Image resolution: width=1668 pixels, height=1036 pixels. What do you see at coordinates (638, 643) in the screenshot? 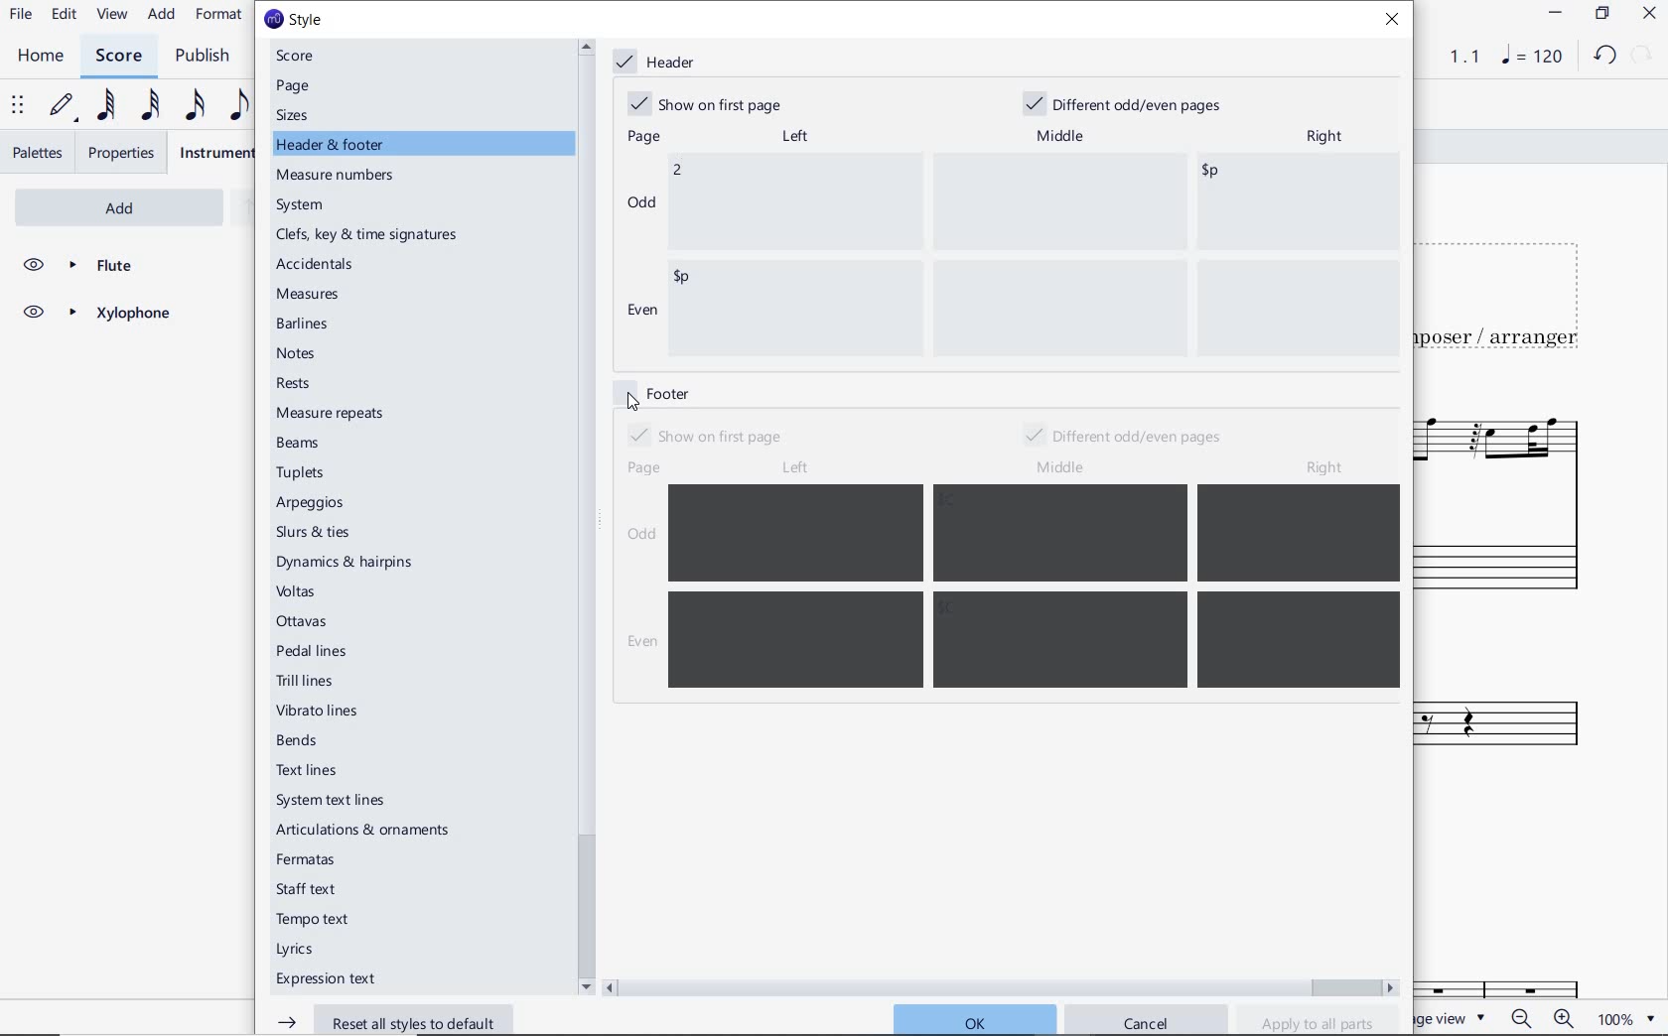
I see `even` at bounding box center [638, 643].